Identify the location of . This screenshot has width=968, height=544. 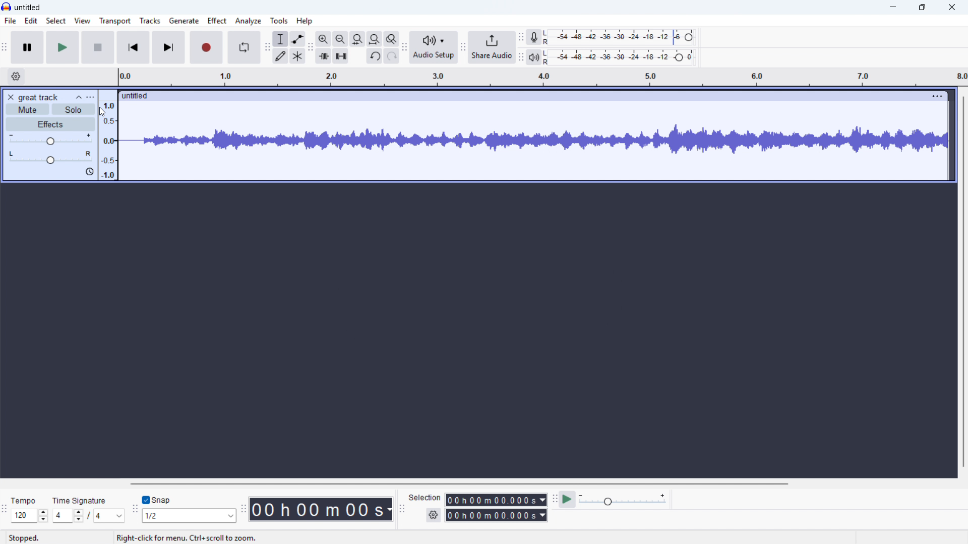
(623, 499).